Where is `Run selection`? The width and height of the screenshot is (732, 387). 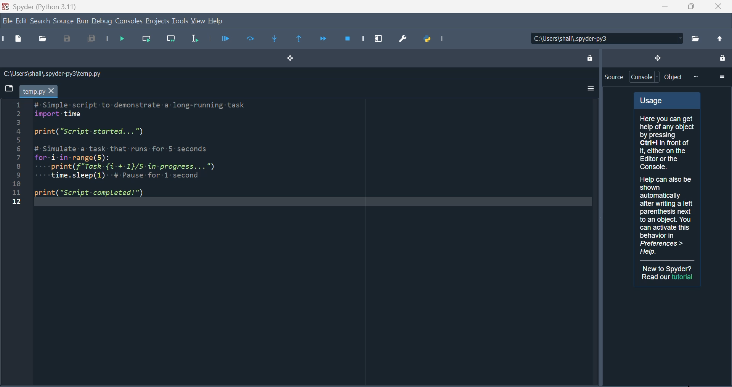
Run selection is located at coordinates (193, 40).